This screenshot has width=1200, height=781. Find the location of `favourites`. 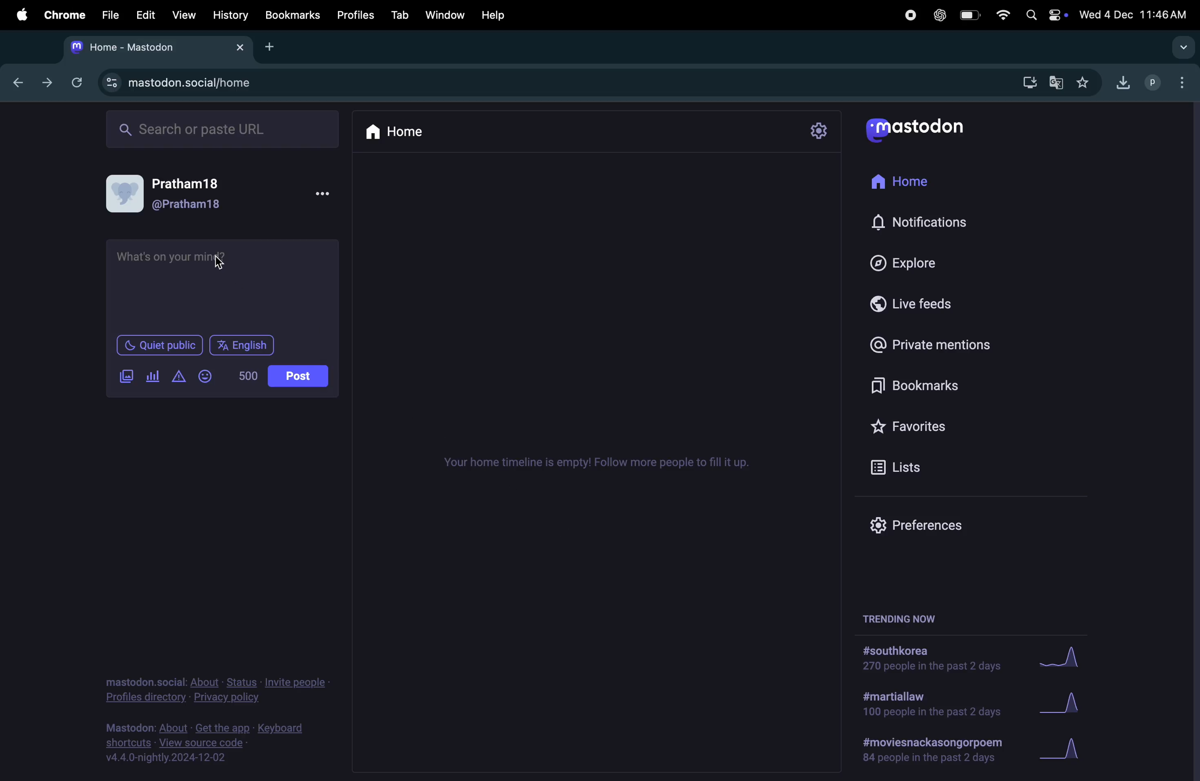

favourites is located at coordinates (938, 423).